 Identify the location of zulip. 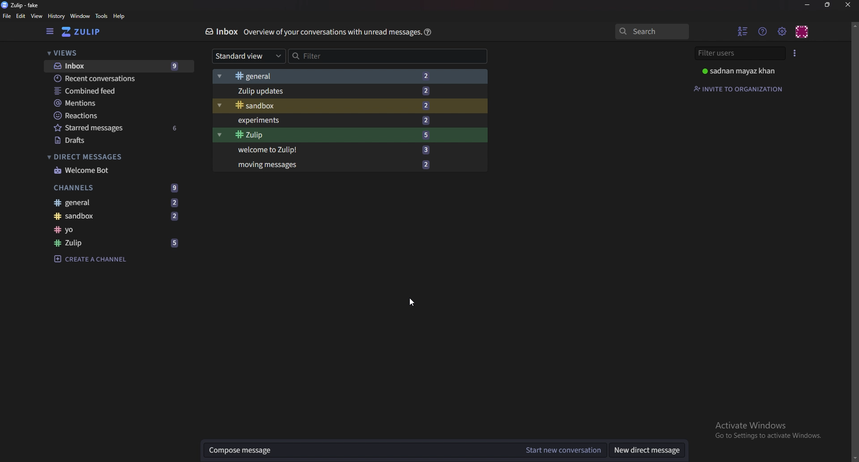
(22, 6).